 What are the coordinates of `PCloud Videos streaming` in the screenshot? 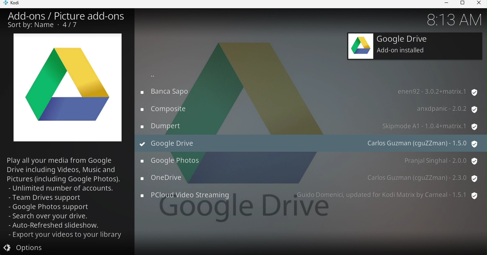 It's located at (310, 197).